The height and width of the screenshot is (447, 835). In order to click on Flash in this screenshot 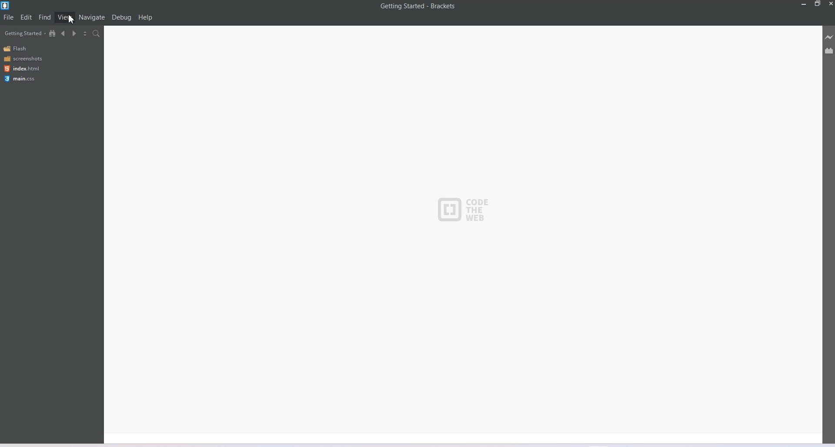, I will do `click(17, 49)`.